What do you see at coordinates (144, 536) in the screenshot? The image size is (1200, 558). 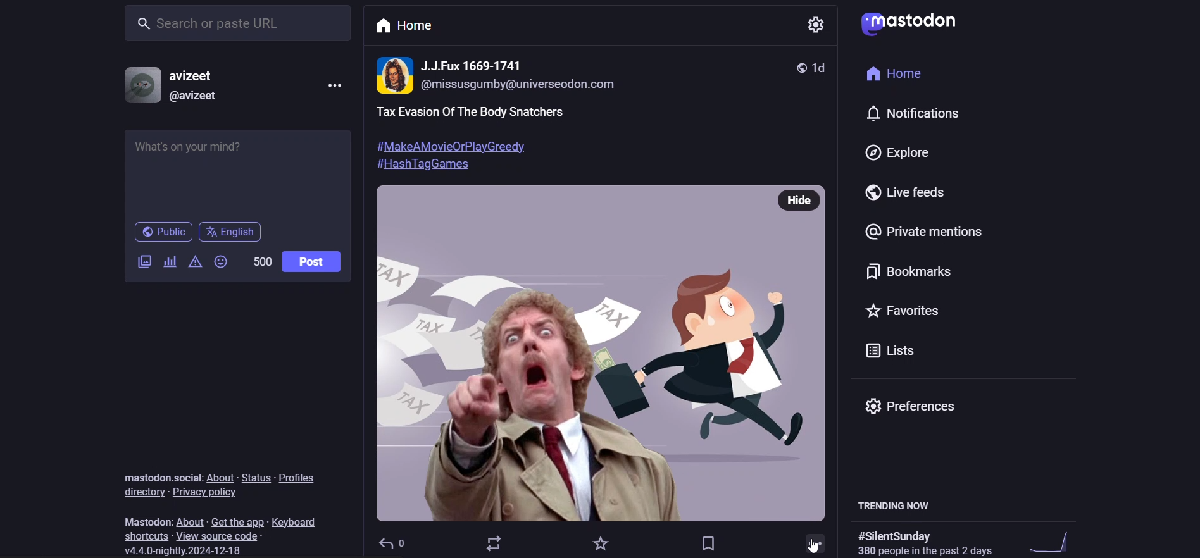 I see `shortcut` at bounding box center [144, 536].